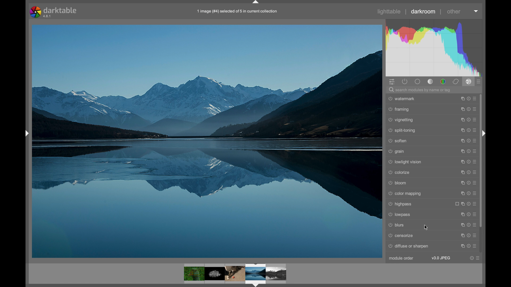 The image size is (511, 287). I want to click on help, so click(468, 130).